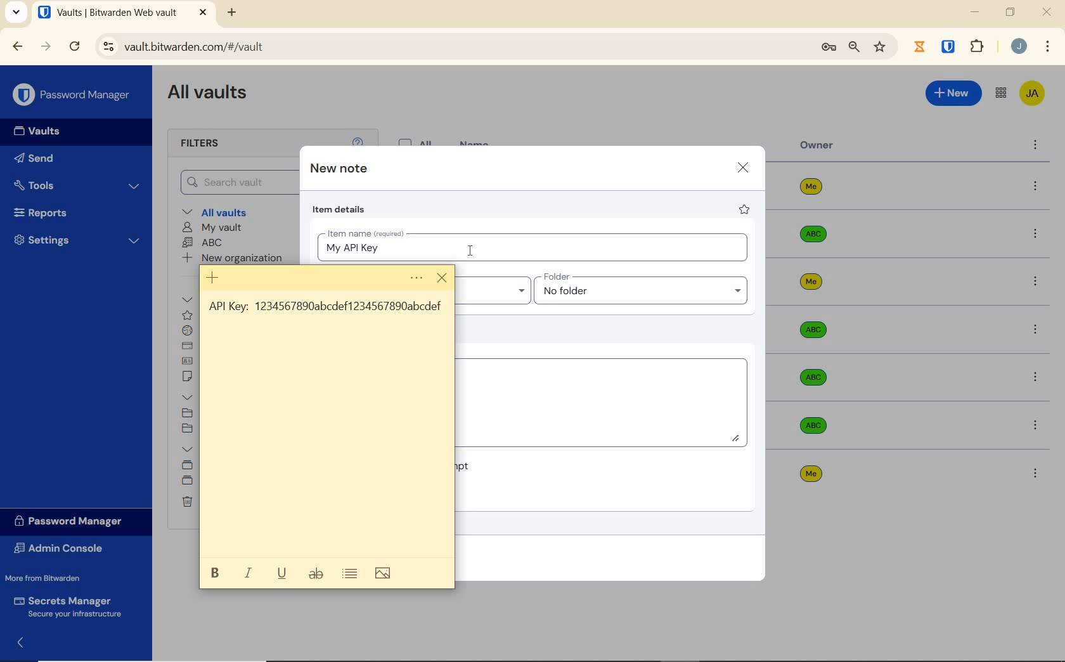 The width and height of the screenshot is (1065, 662). I want to click on Jibril Extension, so click(921, 46).